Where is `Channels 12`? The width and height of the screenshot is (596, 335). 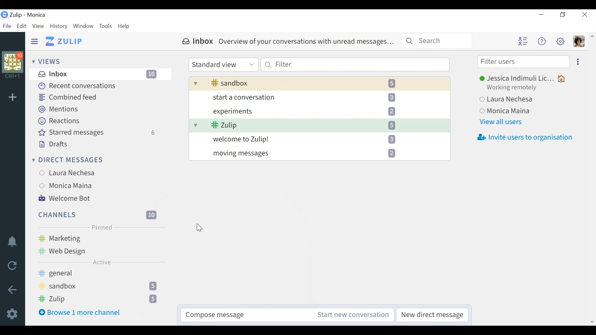
Channels 12 is located at coordinates (98, 214).